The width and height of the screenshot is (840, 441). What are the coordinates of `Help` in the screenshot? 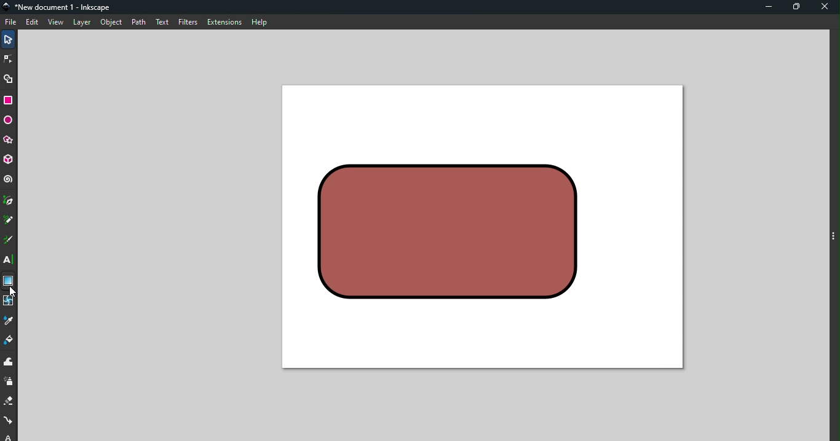 It's located at (259, 20).